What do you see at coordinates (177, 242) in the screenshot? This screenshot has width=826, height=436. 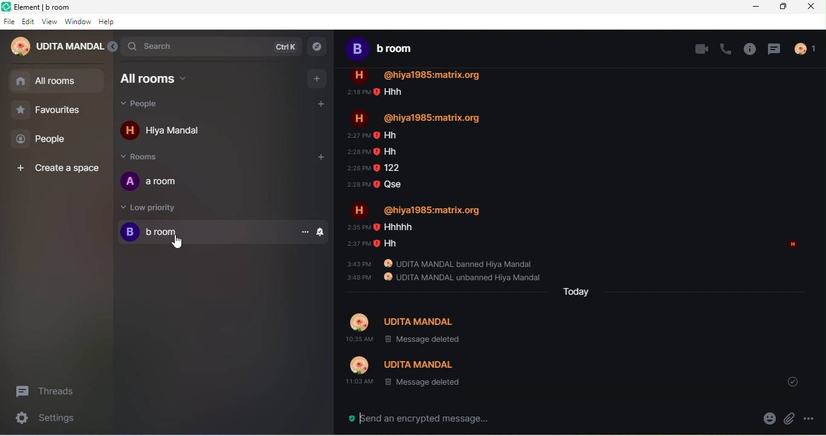 I see `Cursor` at bounding box center [177, 242].